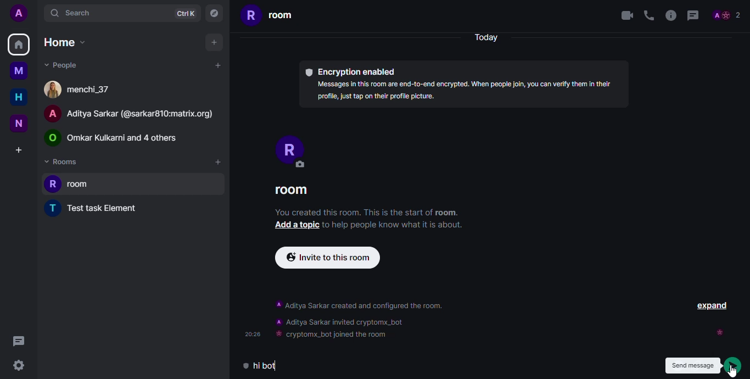 The height and width of the screenshot is (379, 750). What do you see at coordinates (65, 42) in the screenshot?
I see `home` at bounding box center [65, 42].